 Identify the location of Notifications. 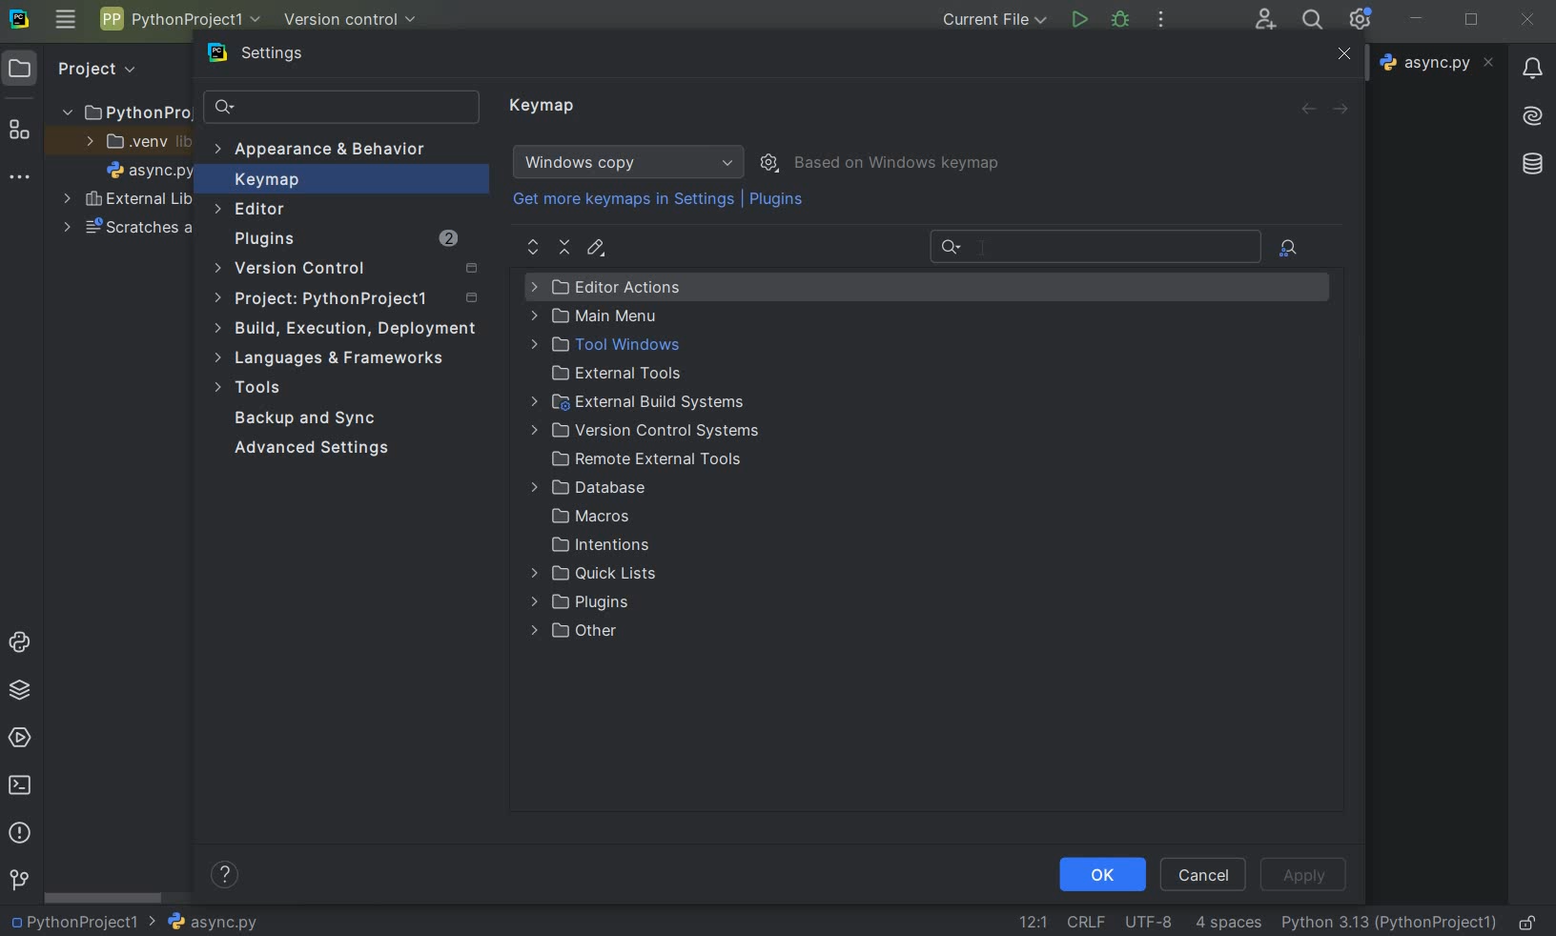
(1530, 62).